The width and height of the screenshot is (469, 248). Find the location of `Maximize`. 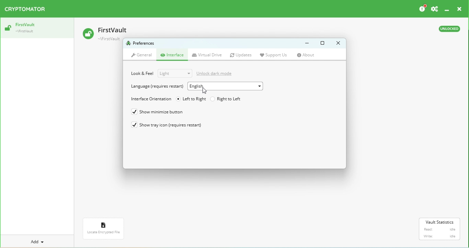

Maximize is located at coordinates (322, 43).